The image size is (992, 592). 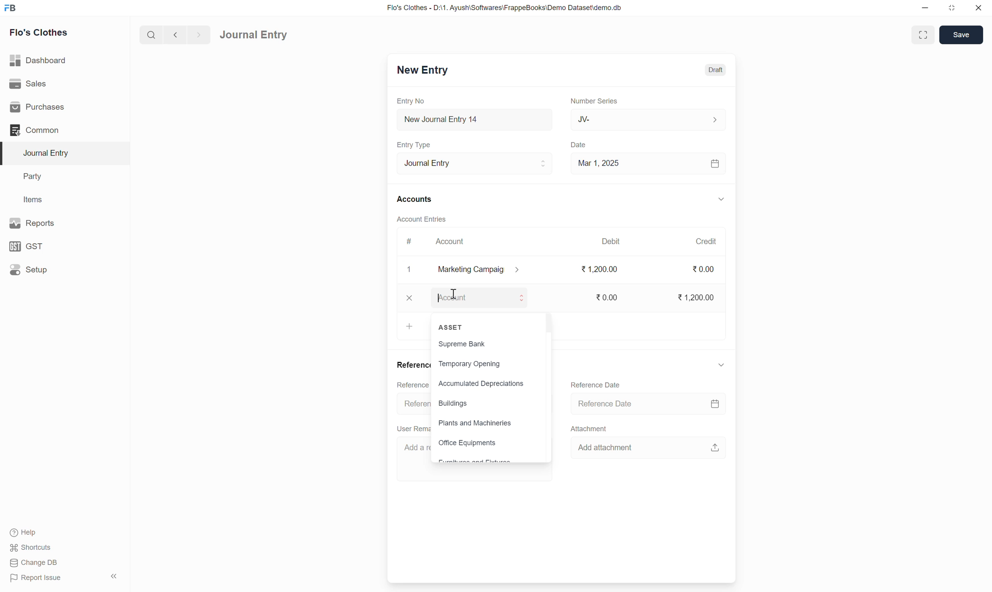 What do you see at coordinates (452, 298) in the screenshot?
I see `Account` at bounding box center [452, 298].